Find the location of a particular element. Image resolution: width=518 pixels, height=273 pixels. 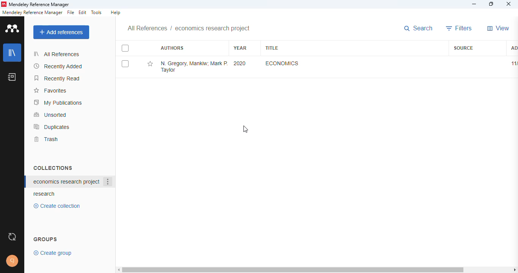

sync is located at coordinates (12, 237).